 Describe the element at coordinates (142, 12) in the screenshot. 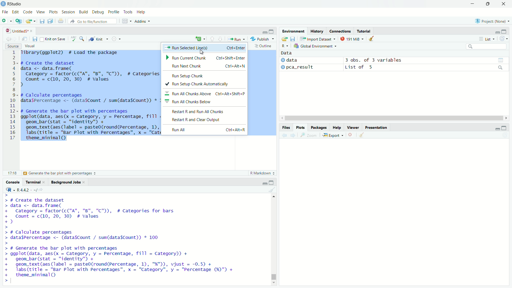

I see `help` at that location.